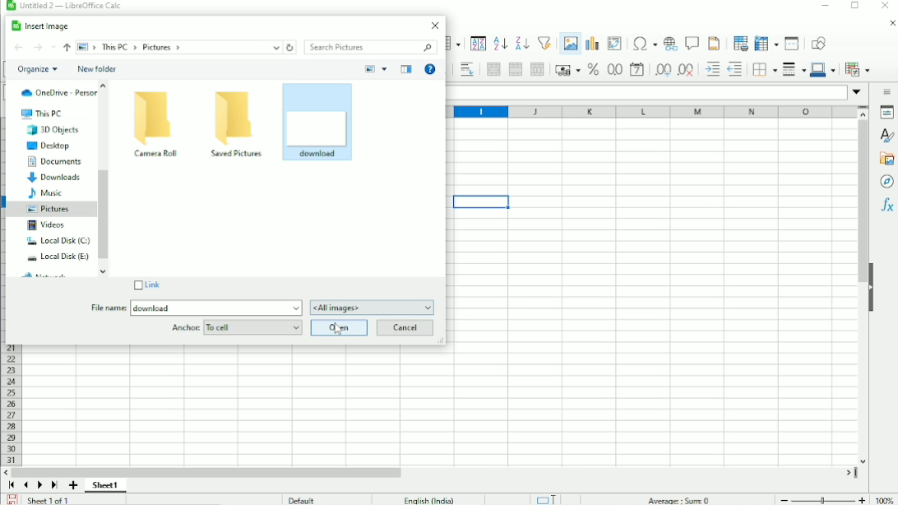 The image size is (898, 505). Describe the element at coordinates (53, 161) in the screenshot. I see `Documents` at that location.